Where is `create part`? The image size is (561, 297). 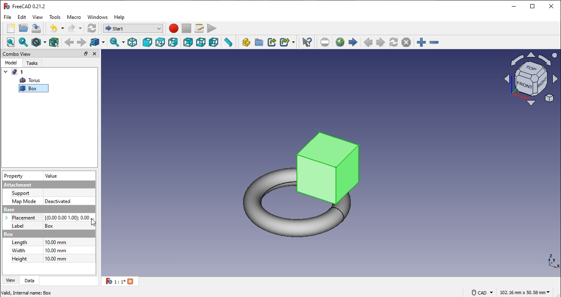 create part is located at coordinates (246, 43).